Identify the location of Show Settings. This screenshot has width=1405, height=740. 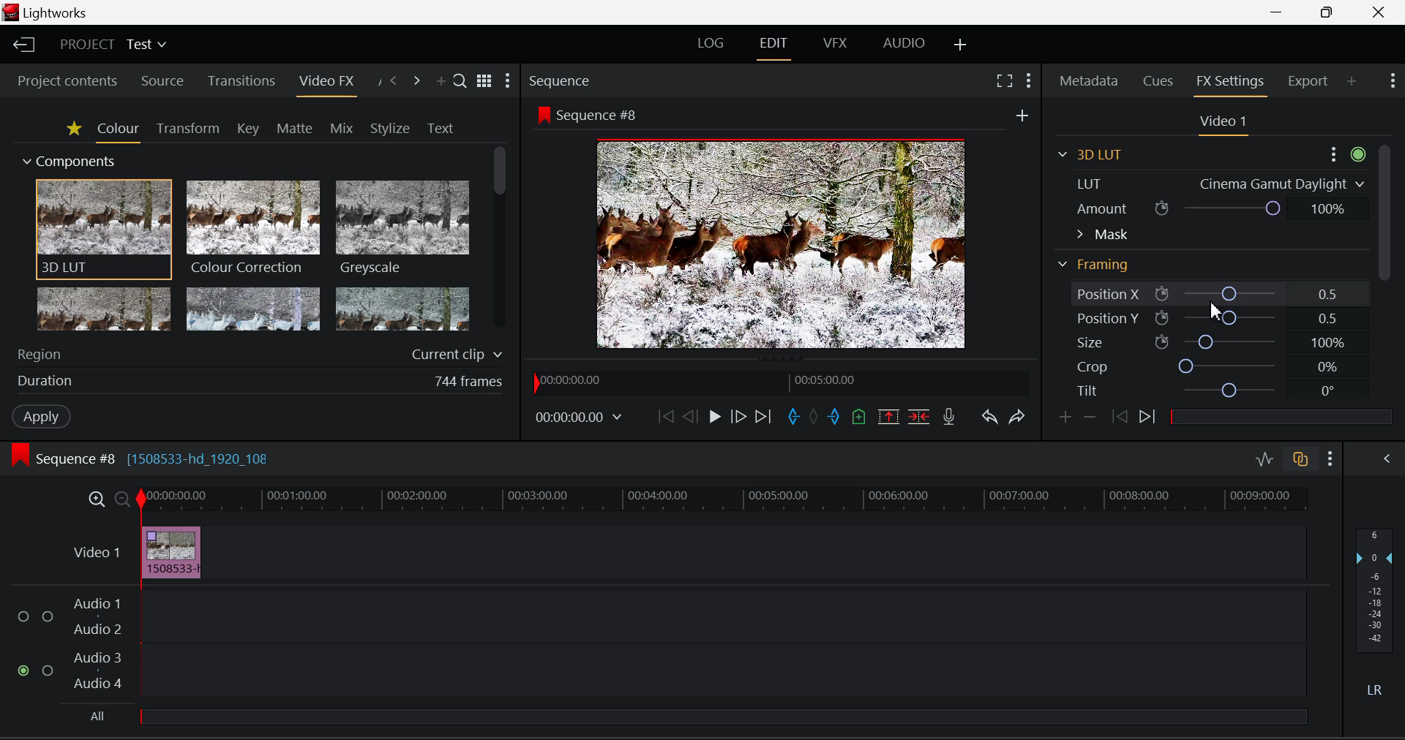
(1027, 79).